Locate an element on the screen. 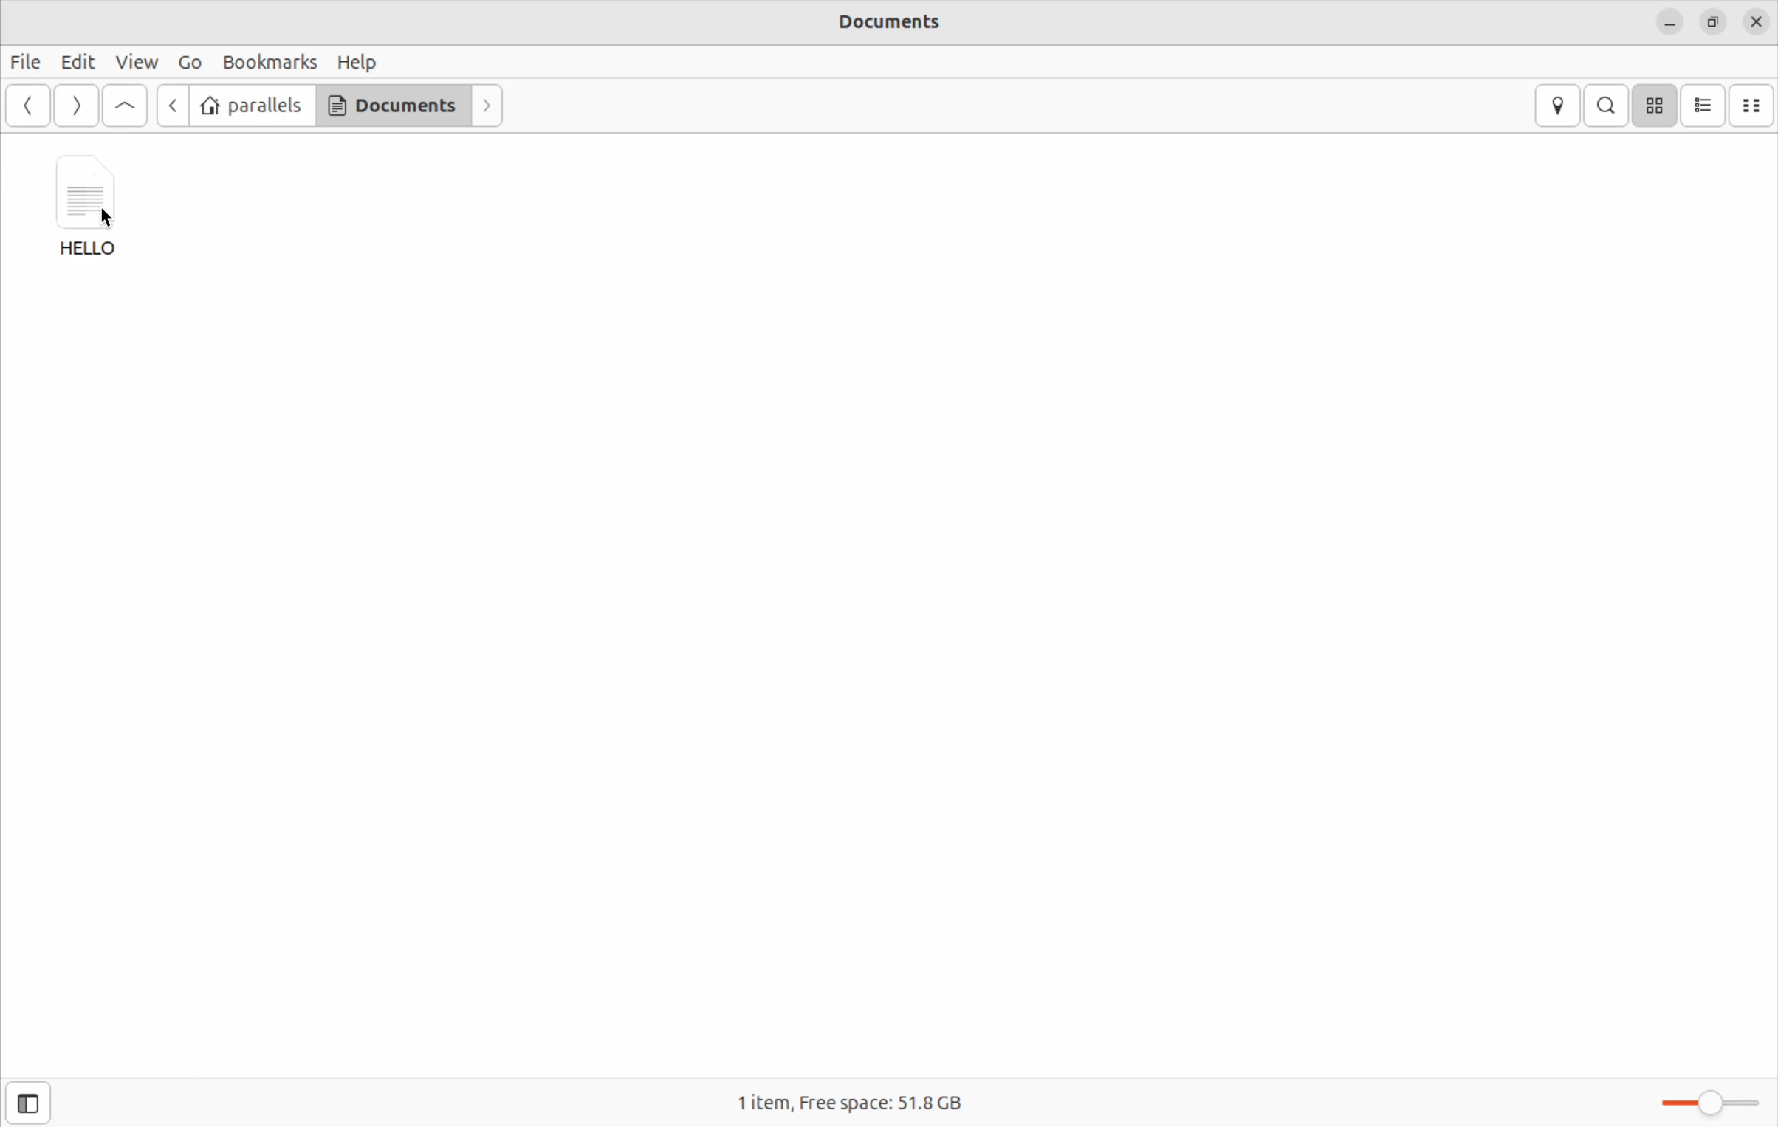 This screenshot has width=1778, height=1127. Bookmarks is located at coordinates (272, 60).